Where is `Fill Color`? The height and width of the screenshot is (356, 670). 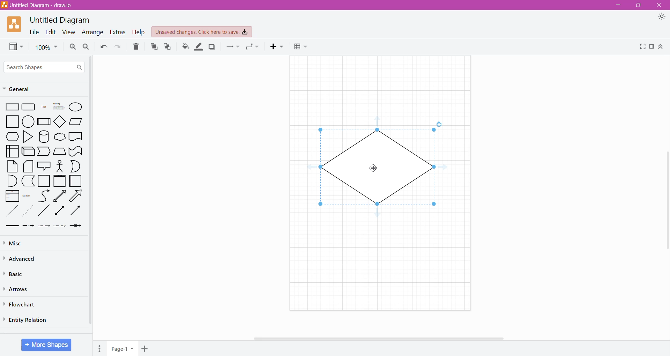 Fill Color is located at coordinates (185, 47).